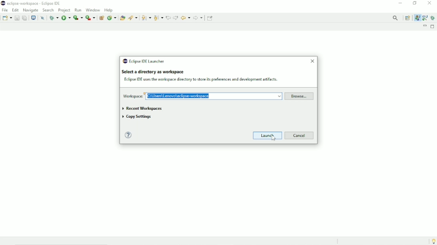  What do you see at coordinates (158, 18) in the screenshot?
I see `Previous annotation` at bounding box center [158, 18].